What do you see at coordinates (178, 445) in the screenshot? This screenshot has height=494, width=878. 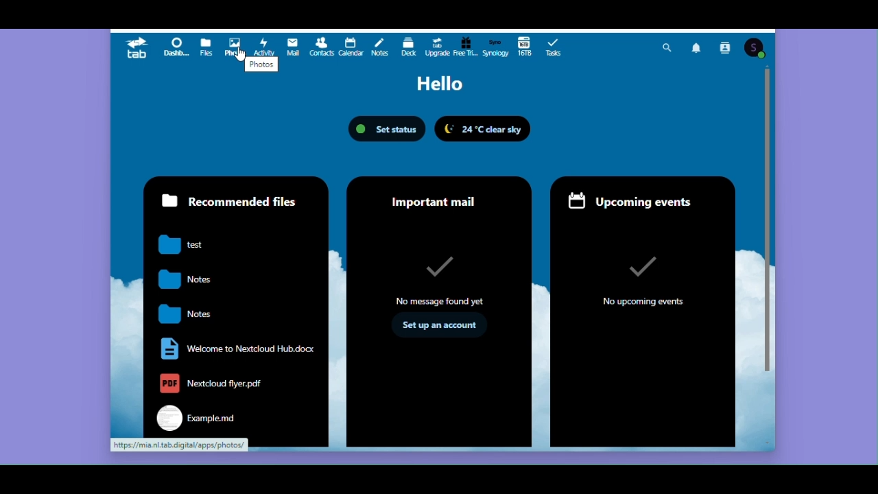 I see `URL` at bounding box center [178, 445].